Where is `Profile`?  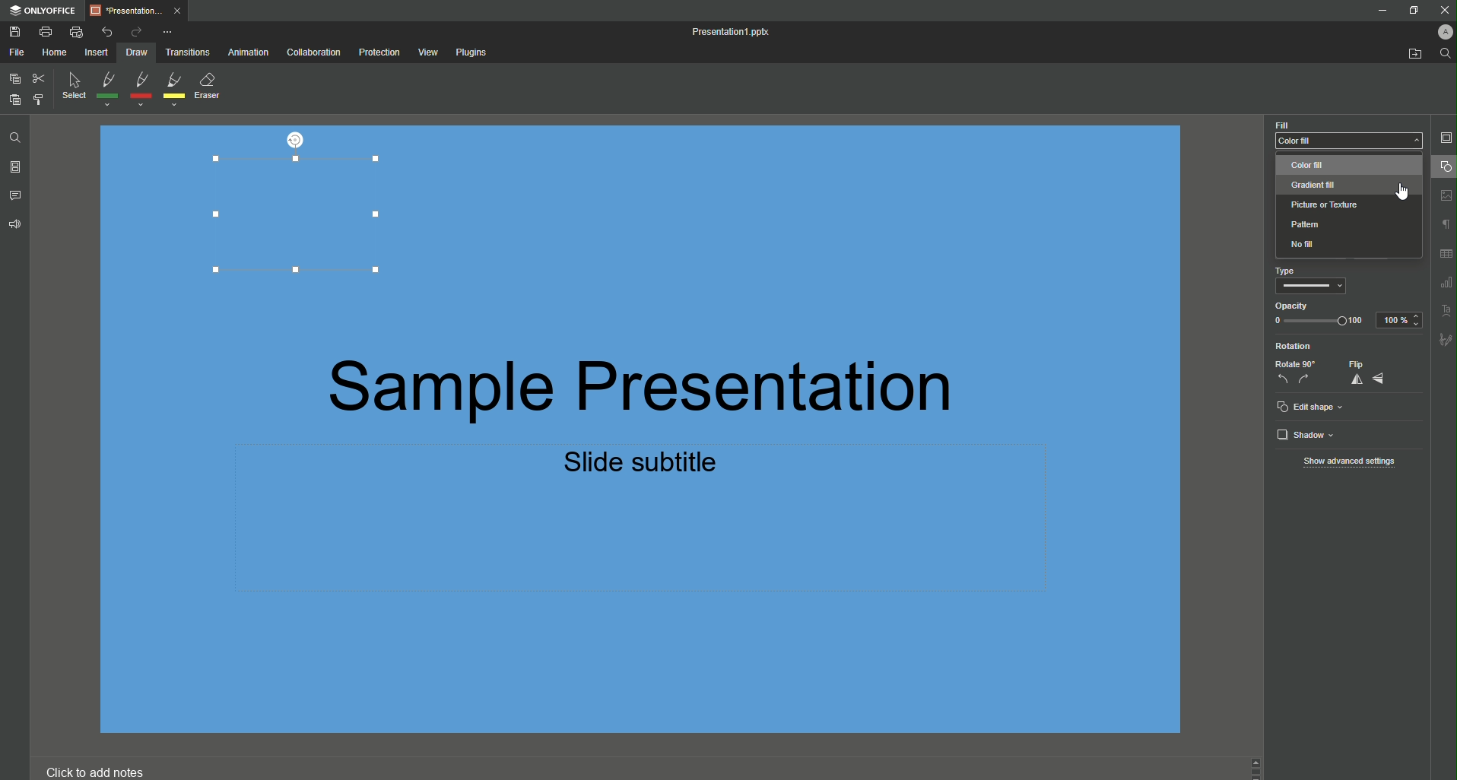
Profile is located at coordinates (1444, 32).